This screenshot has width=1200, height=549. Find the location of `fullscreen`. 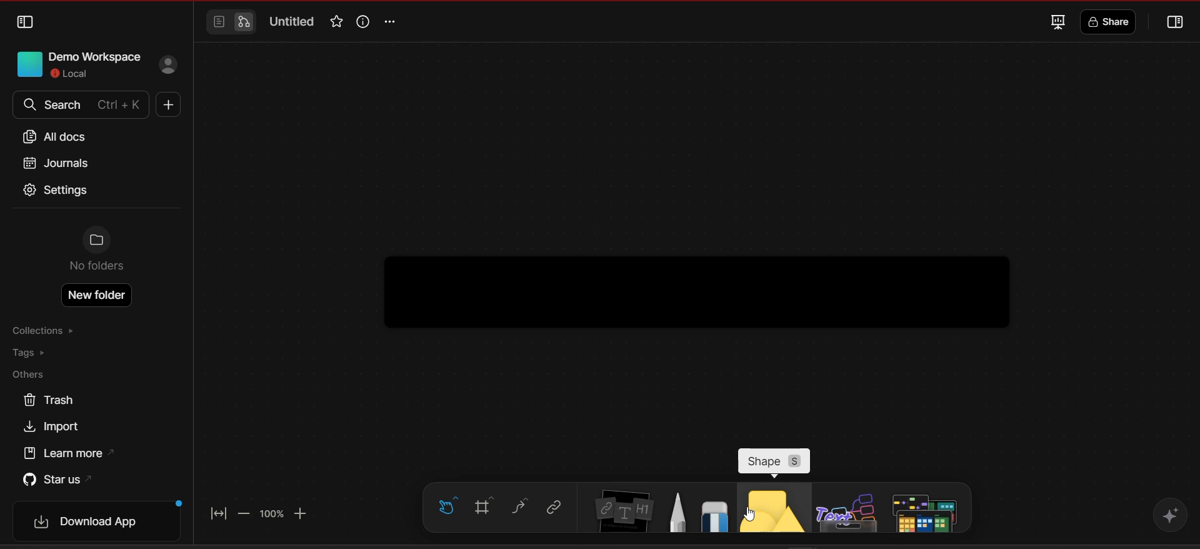

fullscreen is located at coordinates (1056, 21).